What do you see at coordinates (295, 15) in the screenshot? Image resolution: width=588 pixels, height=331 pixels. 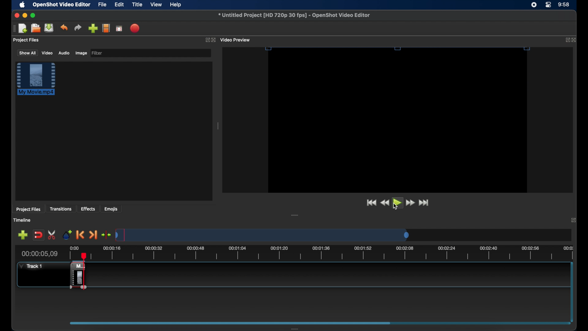 I see `file name` at bounding box center [295, 15].